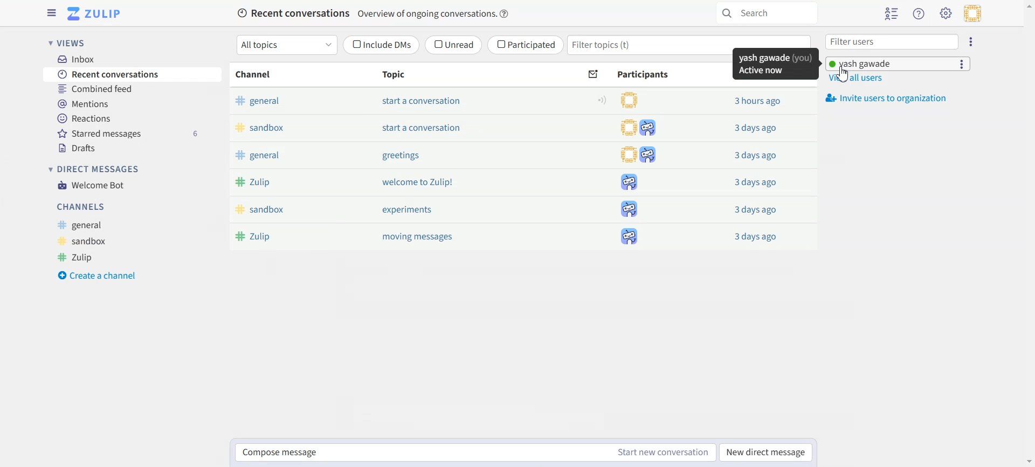 The height and width of the screenshot is (467, 1035). I want to click on 3 hours ago, so click(755, 102).